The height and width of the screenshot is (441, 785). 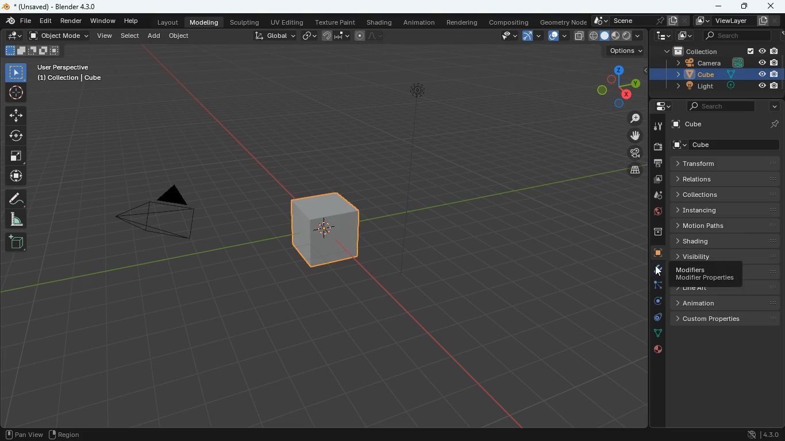 I want to click on archive, so click(x=652, y=233).